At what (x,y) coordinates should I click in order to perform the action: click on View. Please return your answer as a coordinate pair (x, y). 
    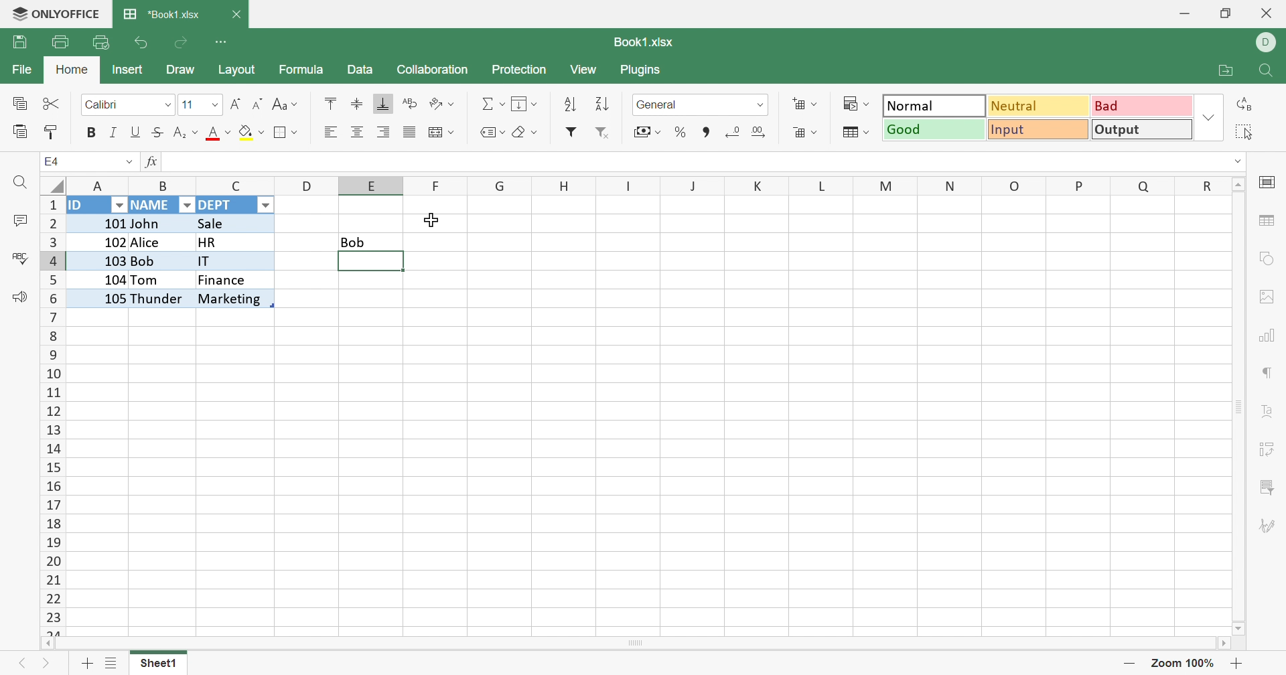
    Looking at the image, I should click on (585, 71).